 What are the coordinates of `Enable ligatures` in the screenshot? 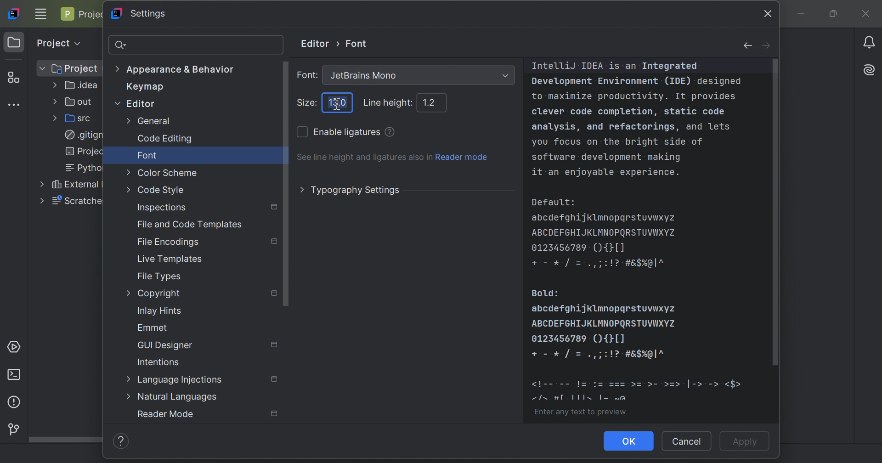 It's located at (348, 132).